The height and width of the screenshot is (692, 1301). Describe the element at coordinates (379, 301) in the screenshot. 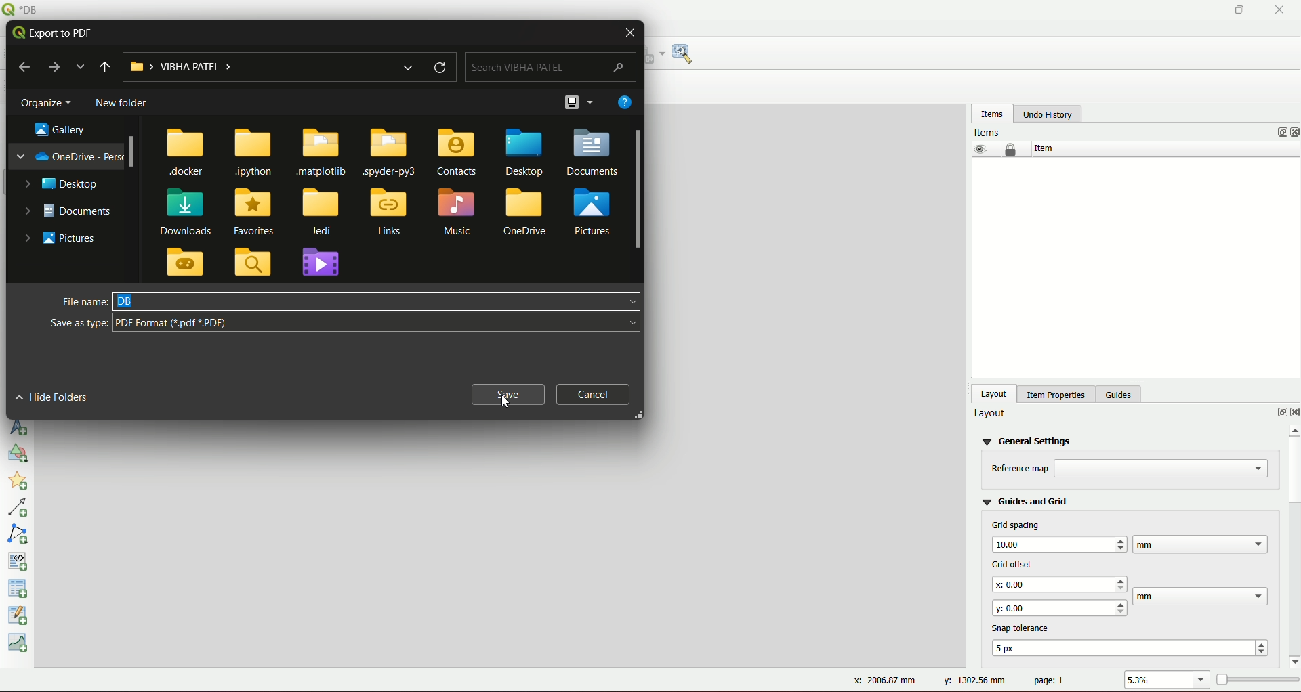

I see `text box` at that location.